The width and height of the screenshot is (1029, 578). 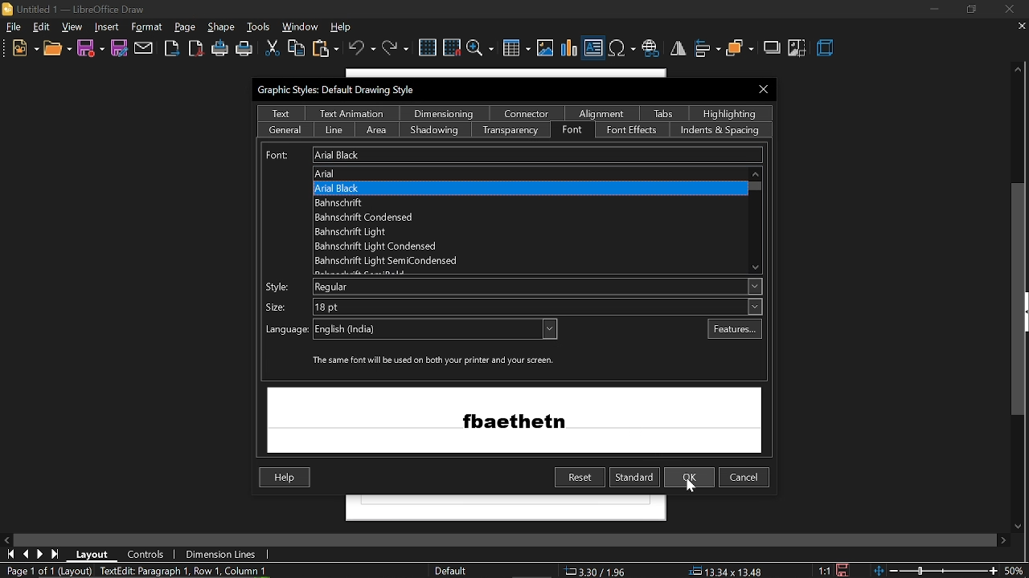 What do you see at coordinates (172, 47) in the screenshot?
I see `Export` at bounding box center [172, 47].